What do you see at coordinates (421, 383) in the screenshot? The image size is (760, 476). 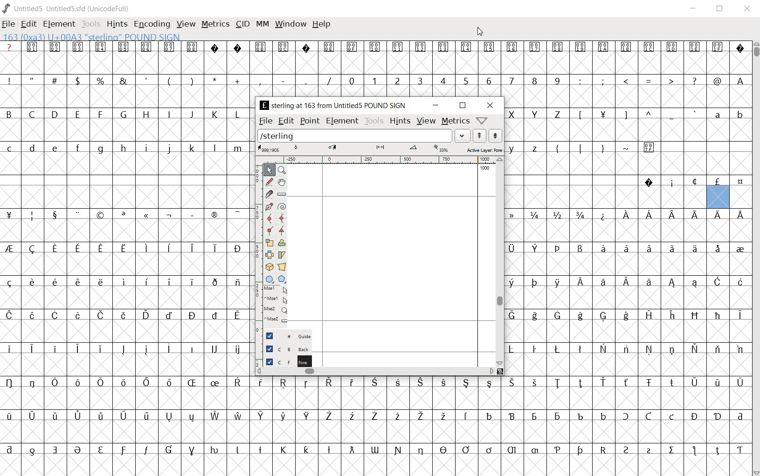 I see `Symbol` at bounding box center [421, 383].